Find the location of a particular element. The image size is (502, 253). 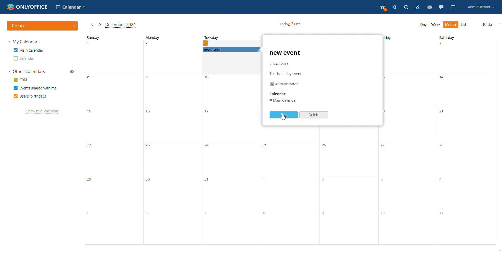

create is located at coordinates (43, 26).